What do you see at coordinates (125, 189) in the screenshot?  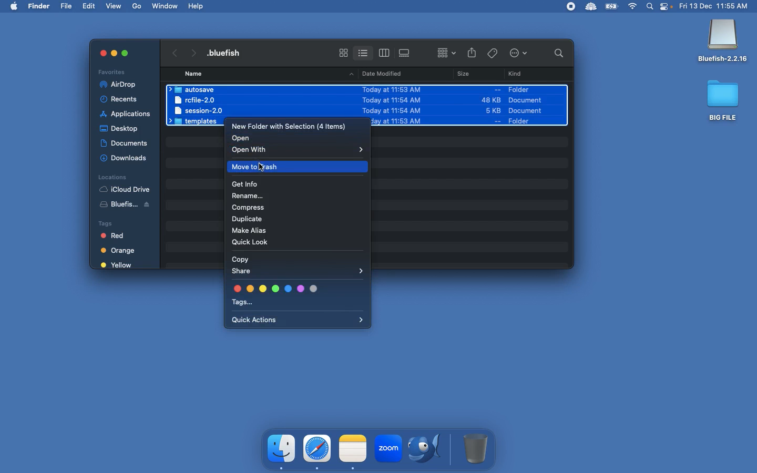 I see `iCloud Drive` at bounding box center [125, 189].